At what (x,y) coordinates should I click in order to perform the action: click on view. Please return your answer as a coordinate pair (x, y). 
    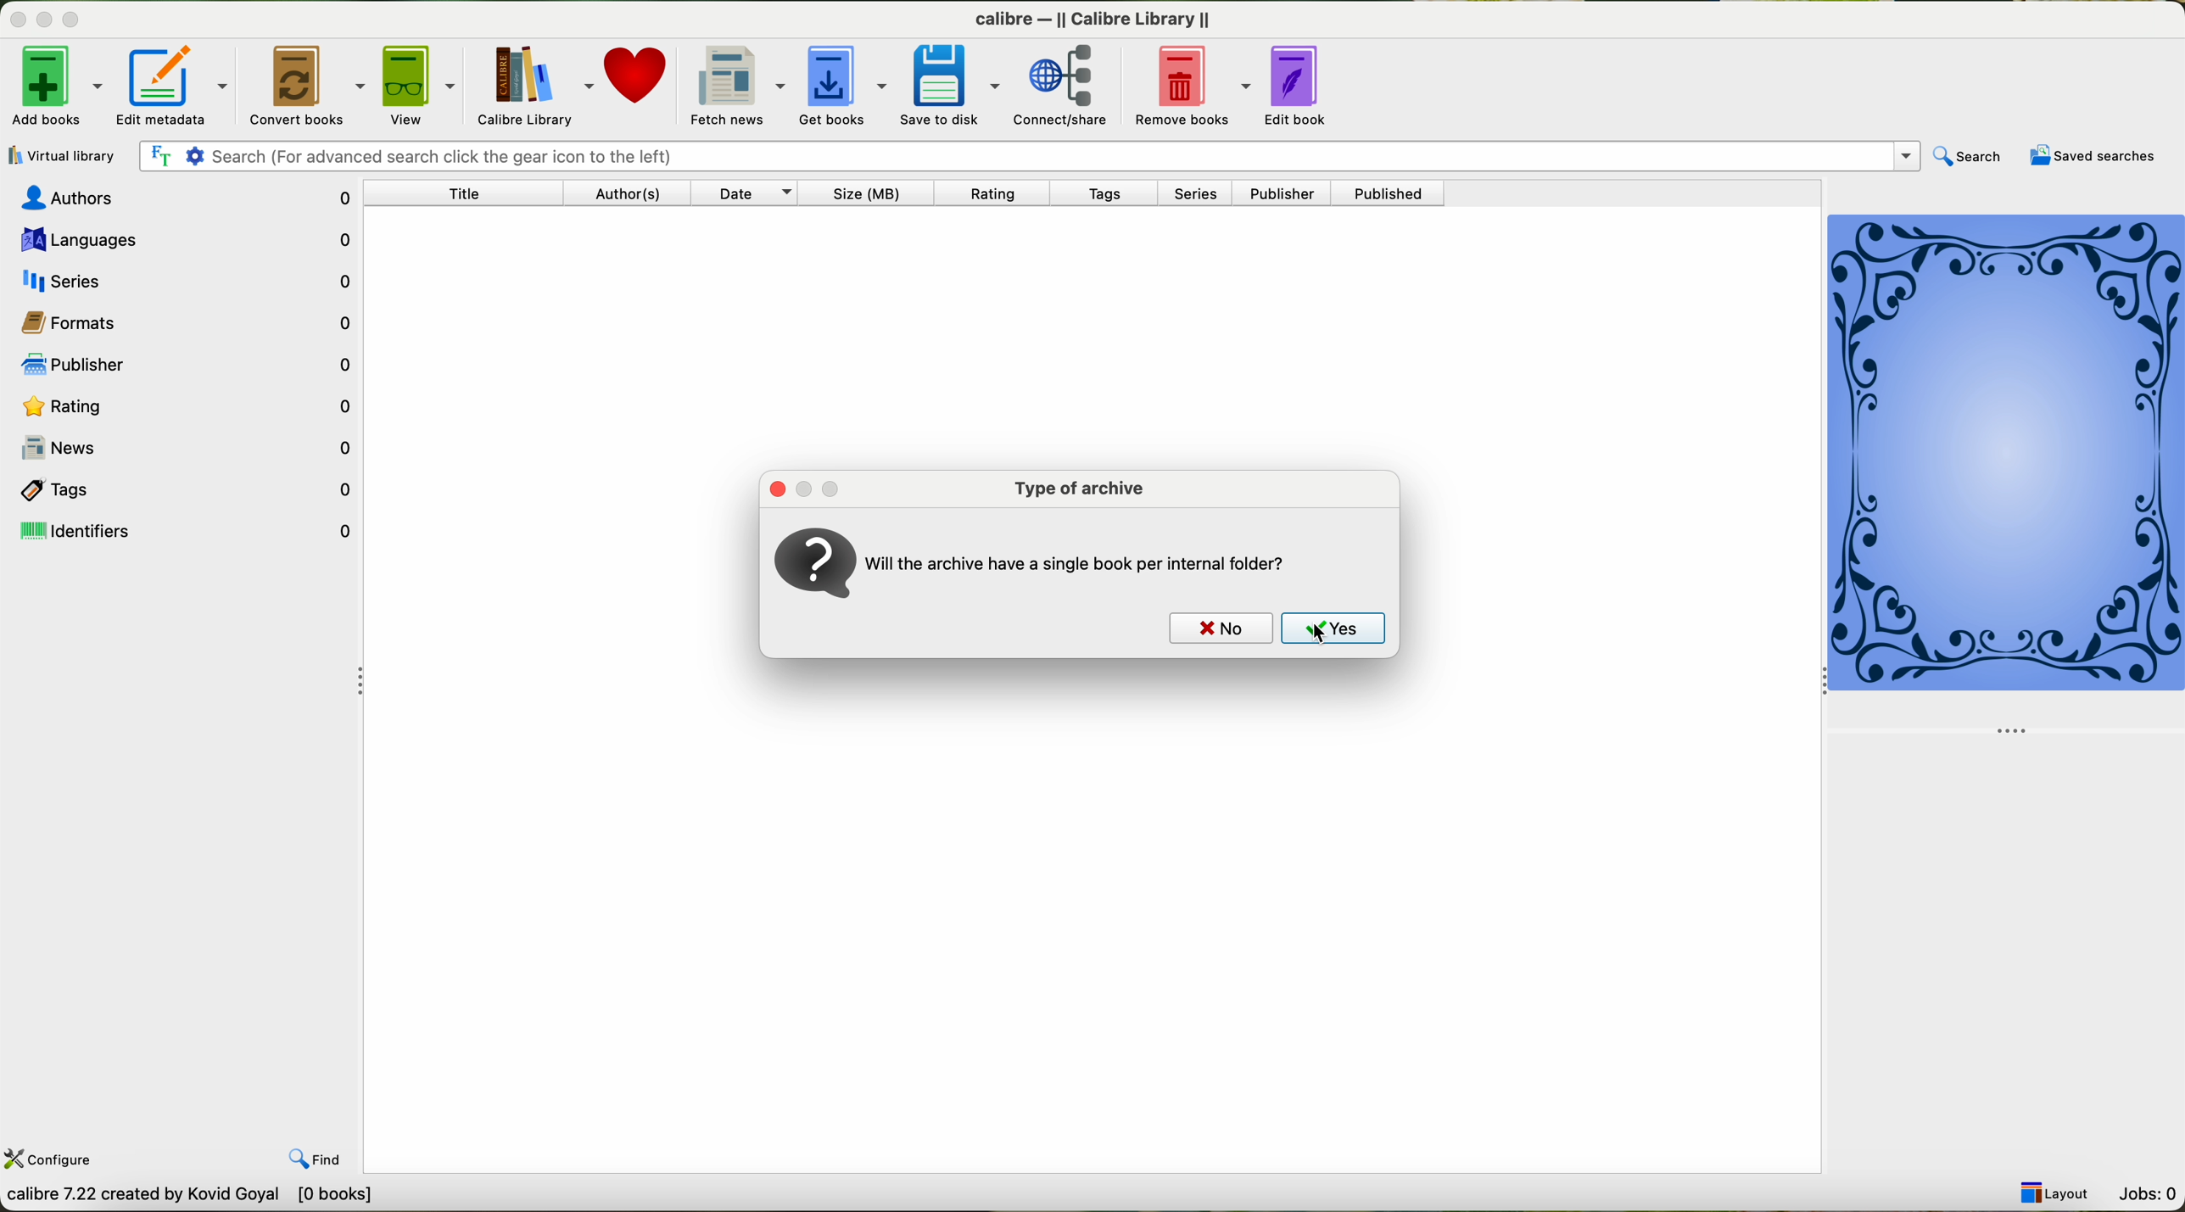
    Looking at the image, I should click on (417, 86).